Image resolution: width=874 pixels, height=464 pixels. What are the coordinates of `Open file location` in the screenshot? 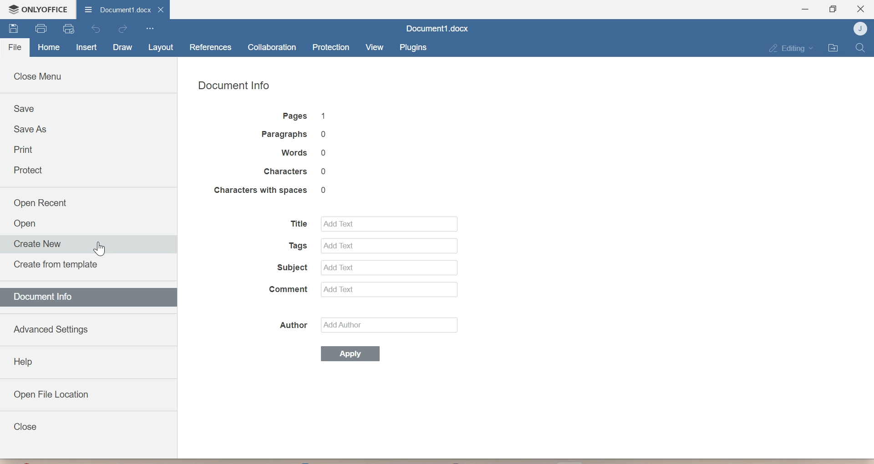 It's located at (52, 393).